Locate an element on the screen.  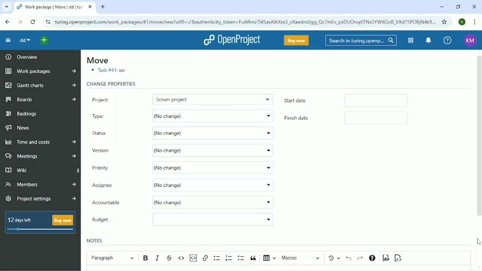
Meetings is located at coordinates (41, 156).